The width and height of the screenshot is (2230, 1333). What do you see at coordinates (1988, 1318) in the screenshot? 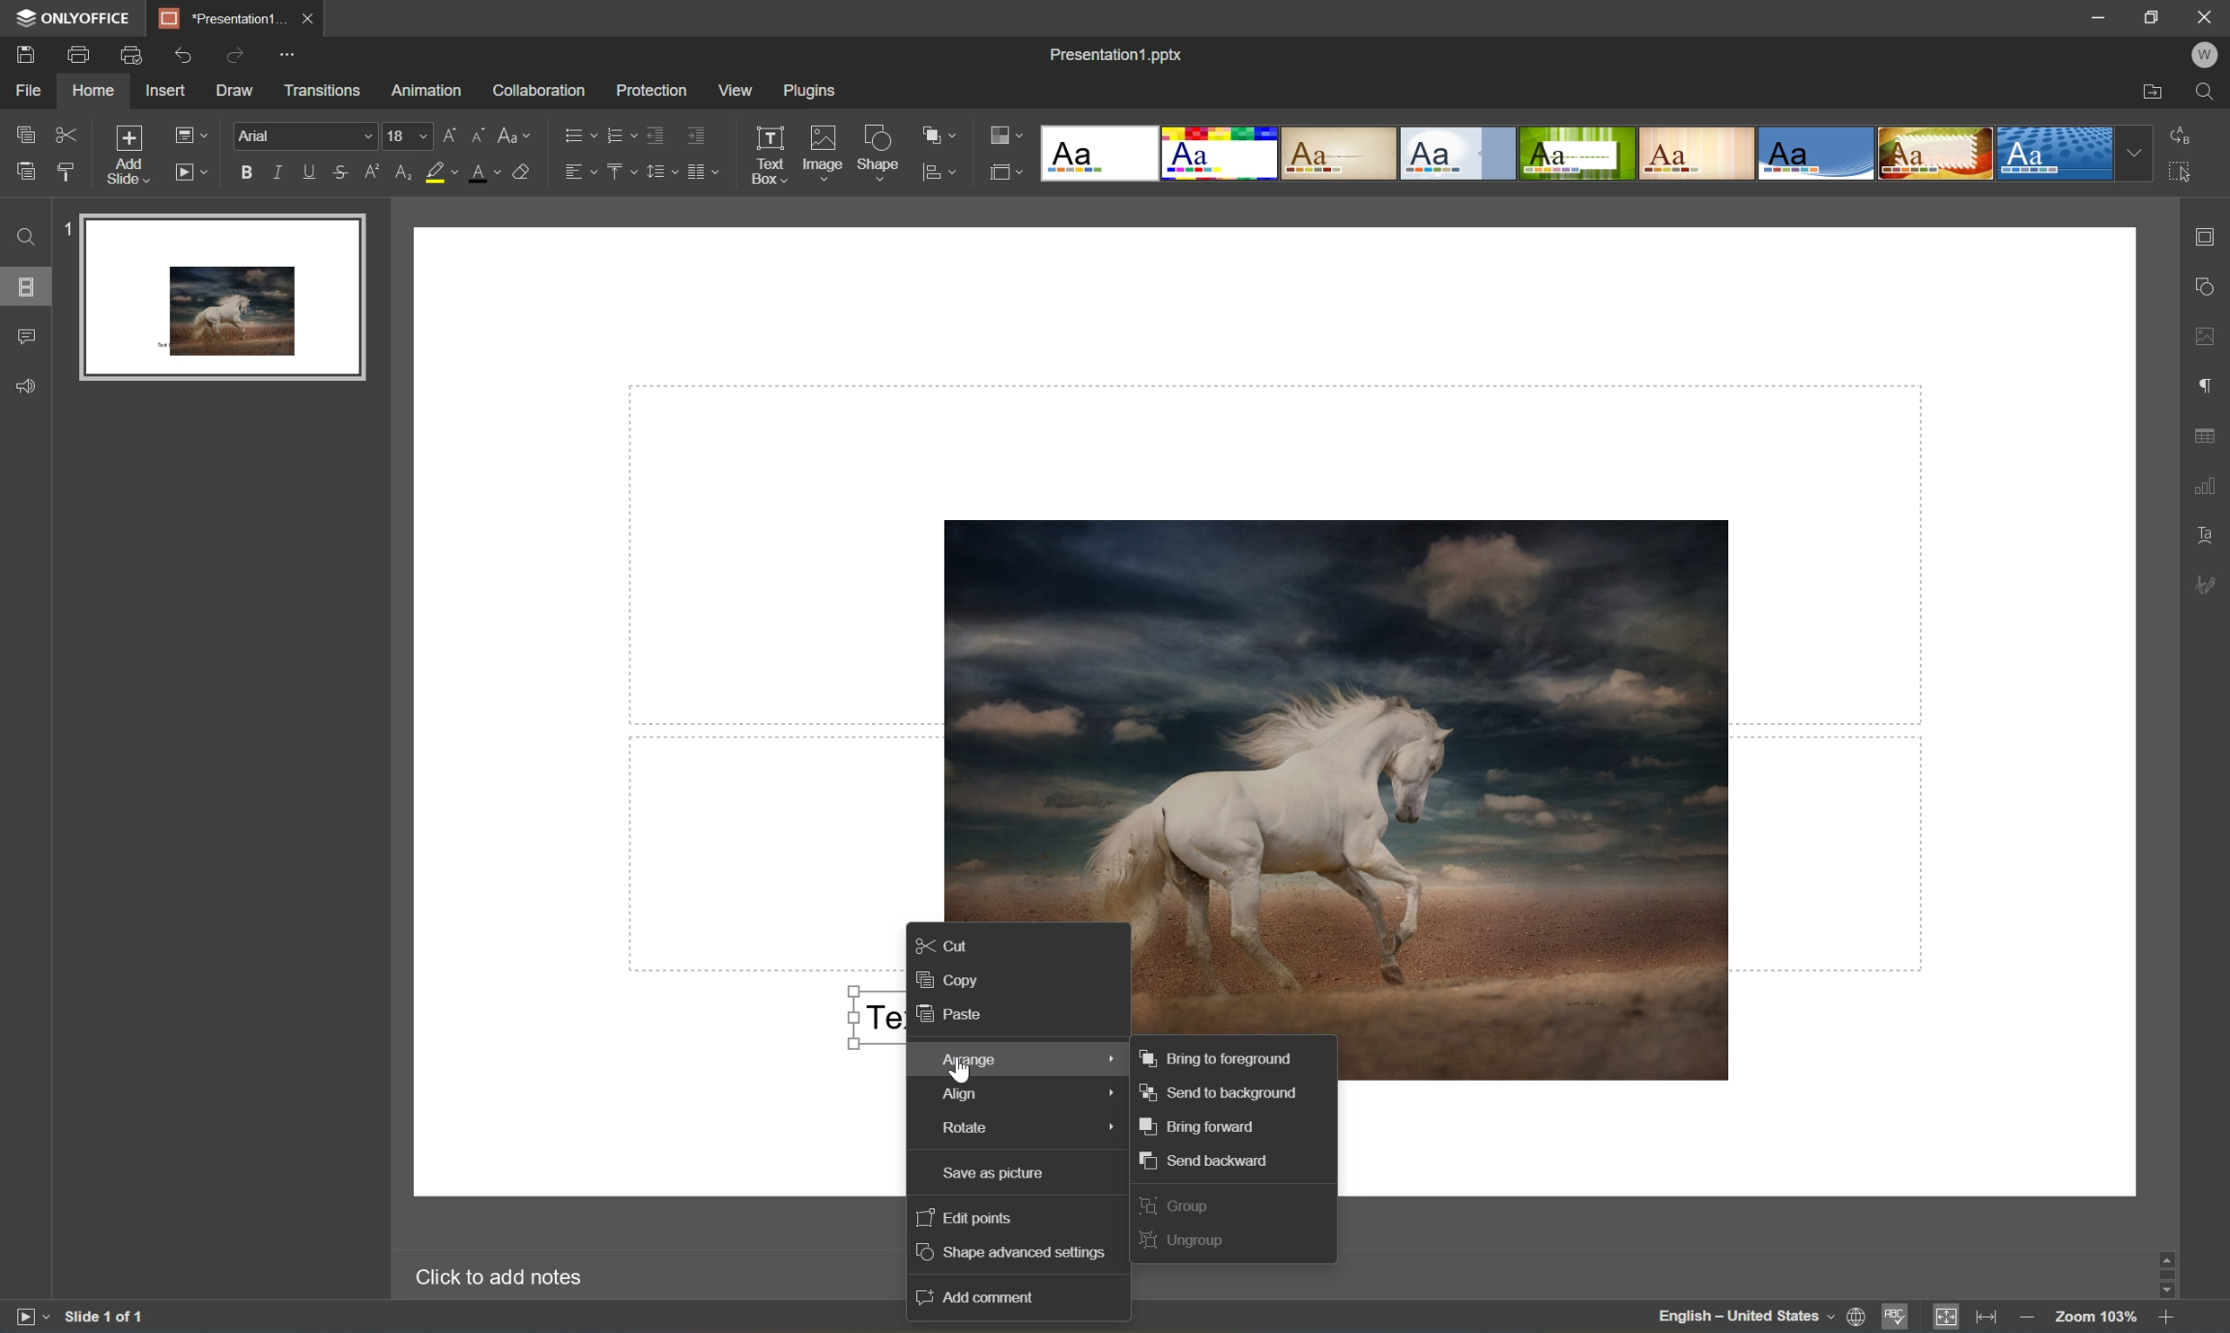
I see `Fit to width` at bounding box center [1988, 1318].